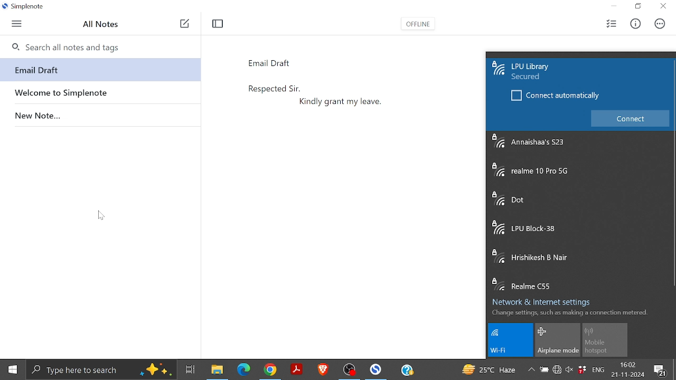  What do you see at coordinates (558, 340) in the screenshot?
I see `Airplane mode` at bounding box center [558, 340].